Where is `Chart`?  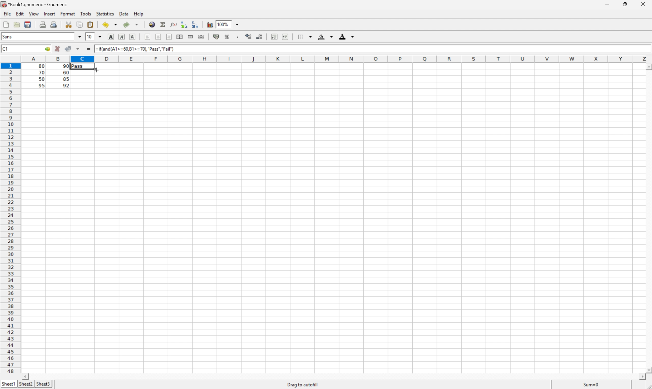 Chart is located at coordinates (209, 24).